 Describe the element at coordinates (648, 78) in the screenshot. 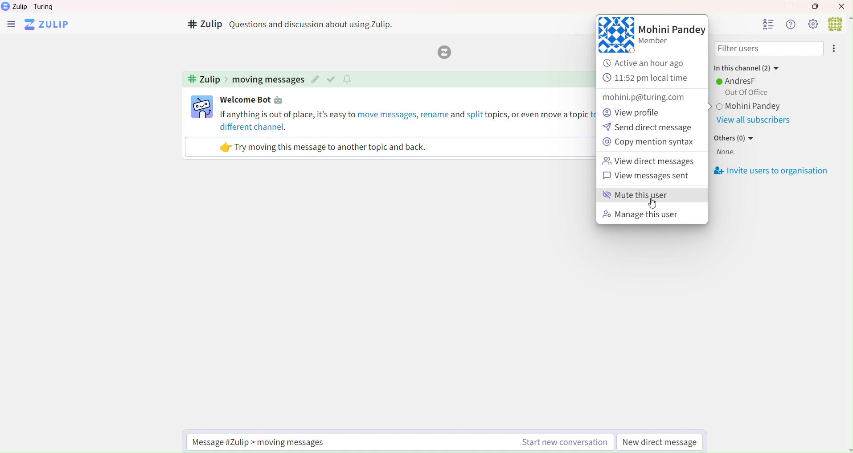

I see `11:52 pm local time` at that location.